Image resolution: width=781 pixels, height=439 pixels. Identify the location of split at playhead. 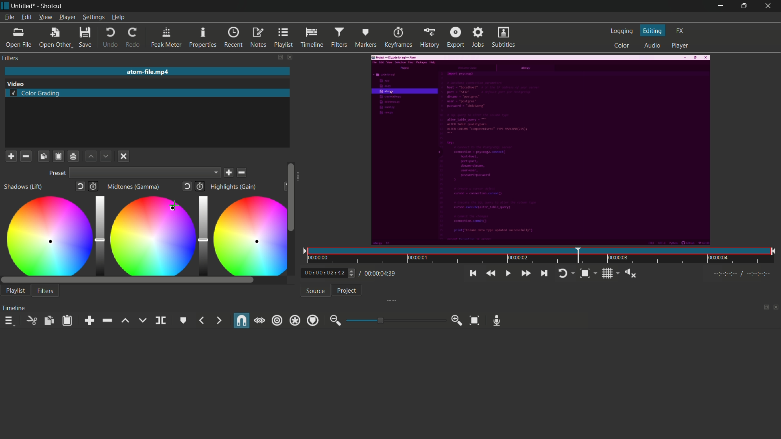
(161, 321).